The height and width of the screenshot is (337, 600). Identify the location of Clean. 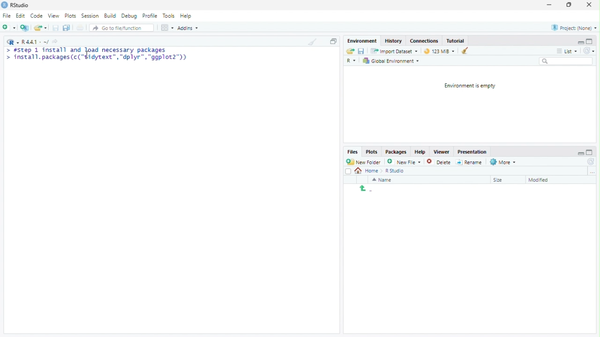
(312, 41).